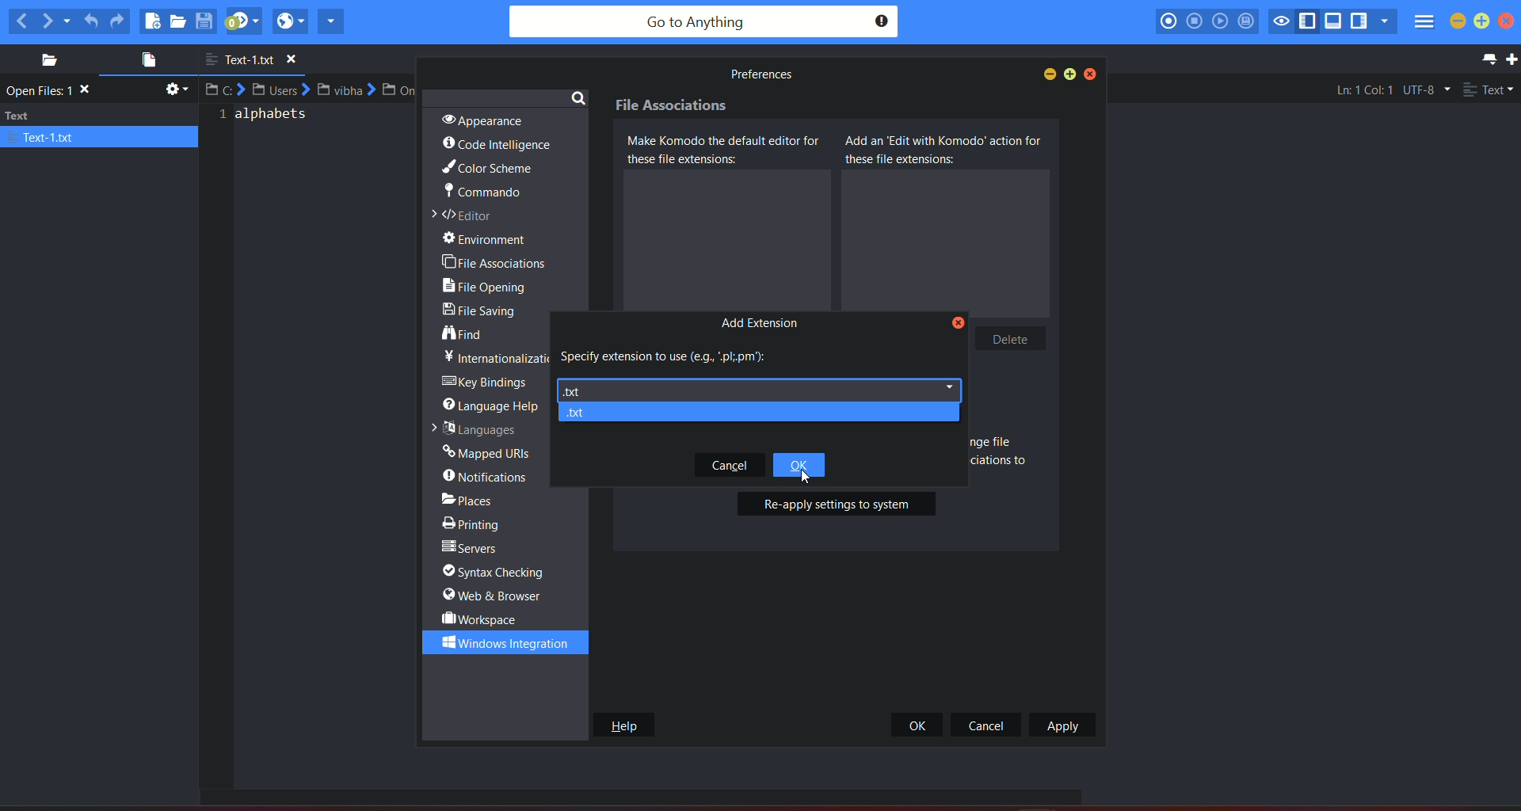  What do you see at coordinates (21, 21) in the screenshot?
I see `previous` at bounding box center [21, 21].